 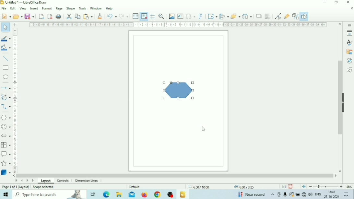 What do you see at coordinates (13, 8) in the screenshot?
I see `Edit` at bounding box center [13, 8].